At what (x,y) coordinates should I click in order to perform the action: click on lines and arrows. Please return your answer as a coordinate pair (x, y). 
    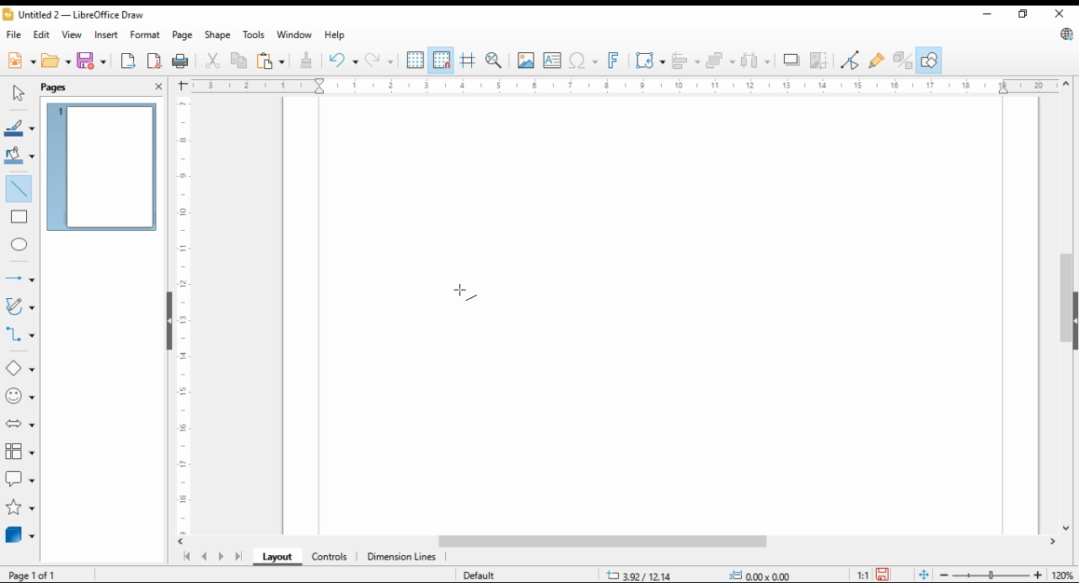
    Looking at the image, I should click on (19, 279).